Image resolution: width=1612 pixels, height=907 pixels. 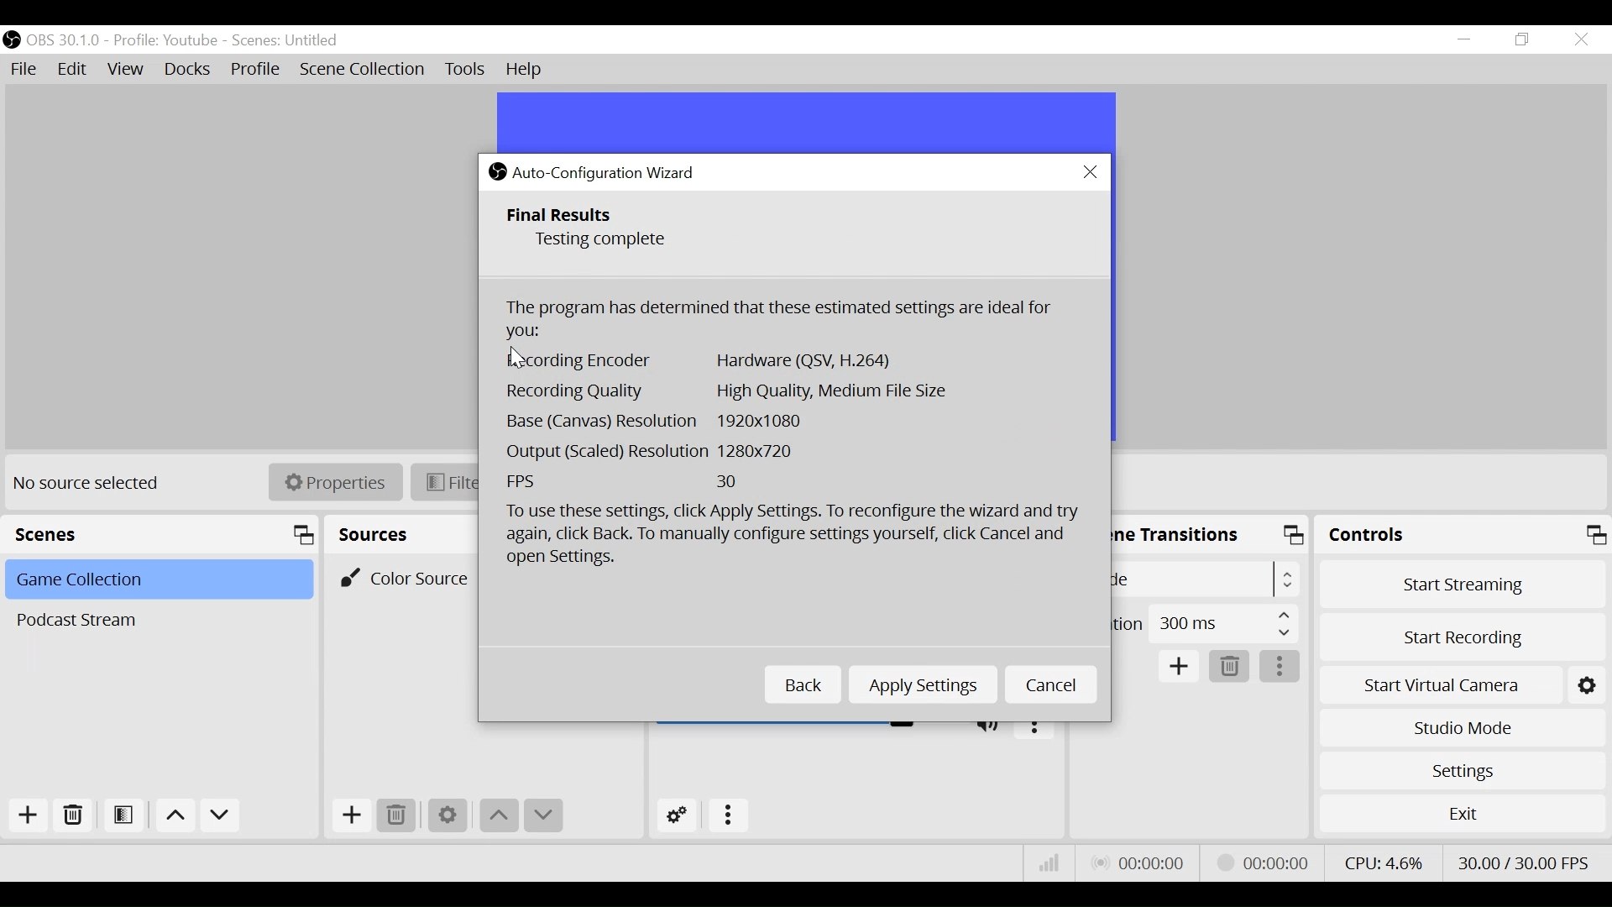 I want to click on Start Virtual Camera, so click(x=1439, y=684).